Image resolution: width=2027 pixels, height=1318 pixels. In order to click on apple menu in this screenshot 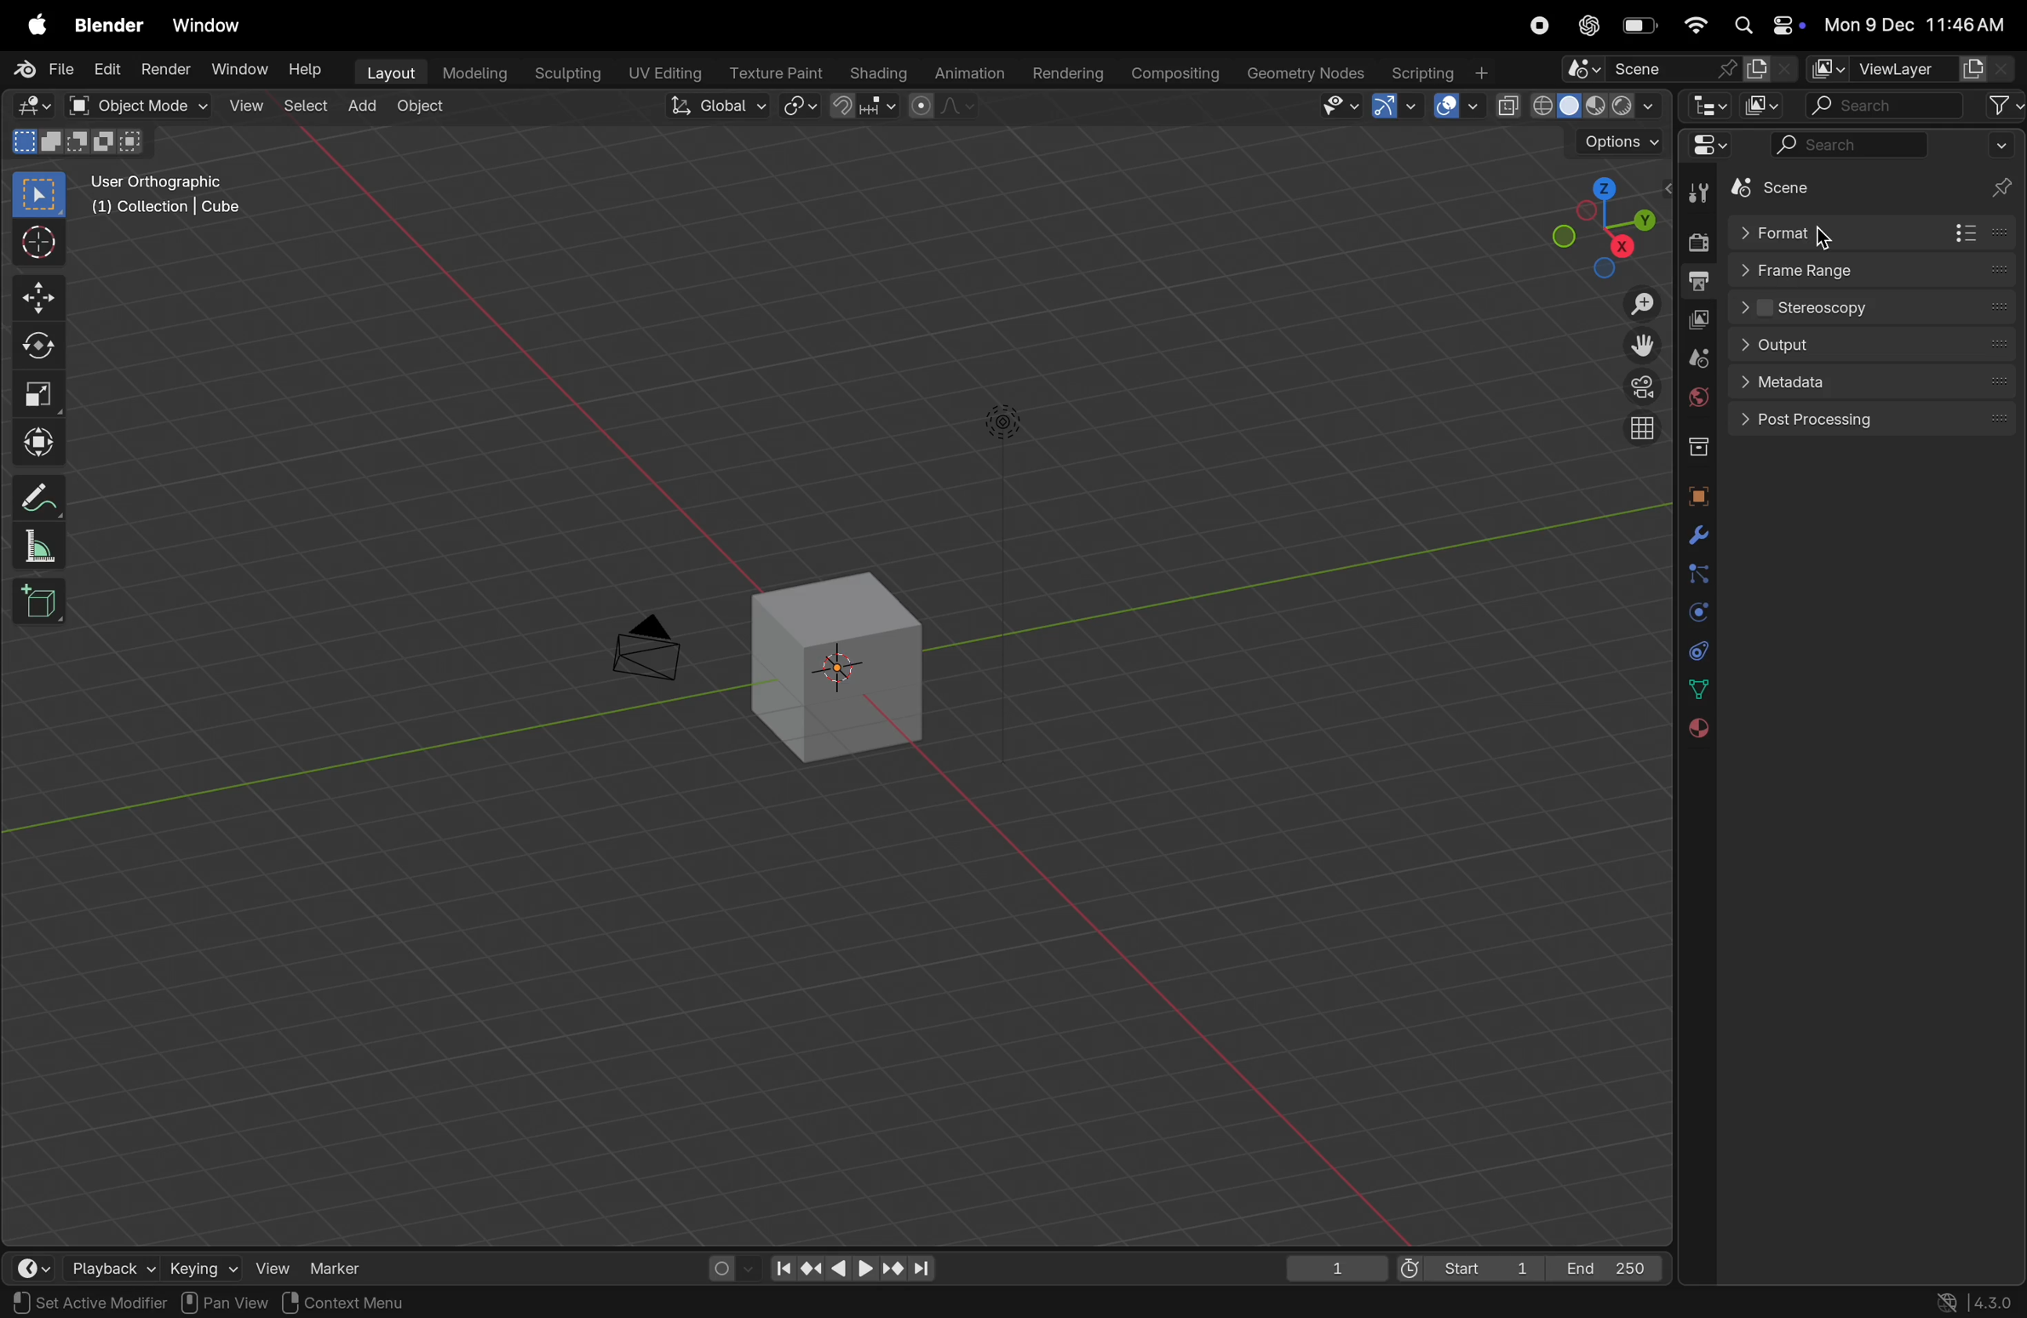, I will do `click(36, 25)`.